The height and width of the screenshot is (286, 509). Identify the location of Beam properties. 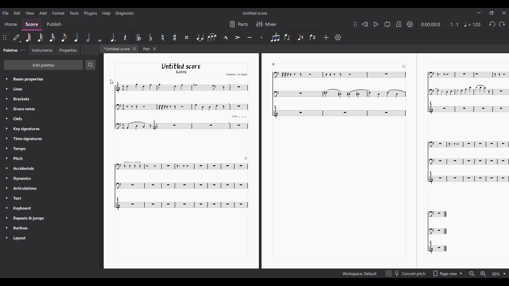
(41, 79).